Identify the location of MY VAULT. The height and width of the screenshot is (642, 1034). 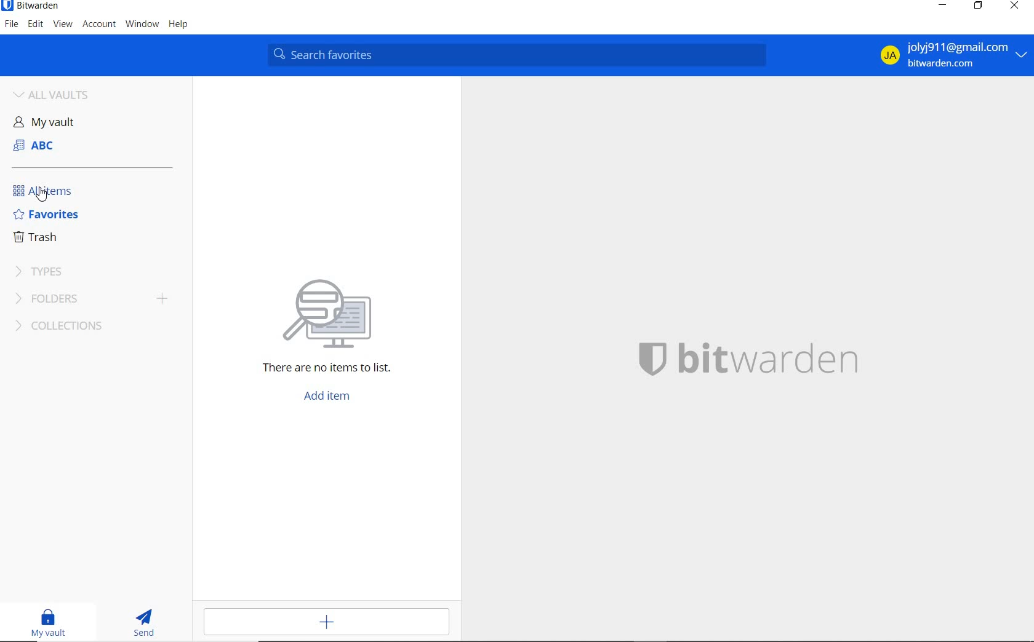
(50, 623).